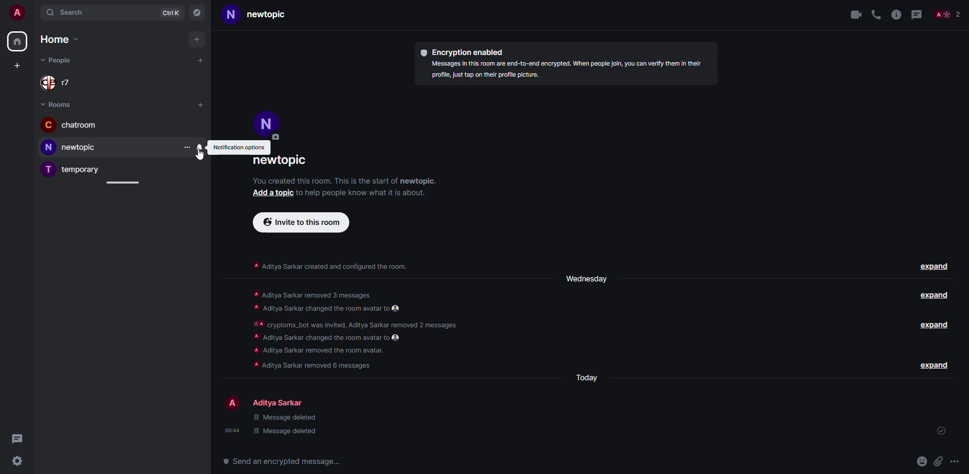  What do you see at coordinates (286, 462) in the screenshot?
I see `send an encrypted message` at bounding box center [286, 462].